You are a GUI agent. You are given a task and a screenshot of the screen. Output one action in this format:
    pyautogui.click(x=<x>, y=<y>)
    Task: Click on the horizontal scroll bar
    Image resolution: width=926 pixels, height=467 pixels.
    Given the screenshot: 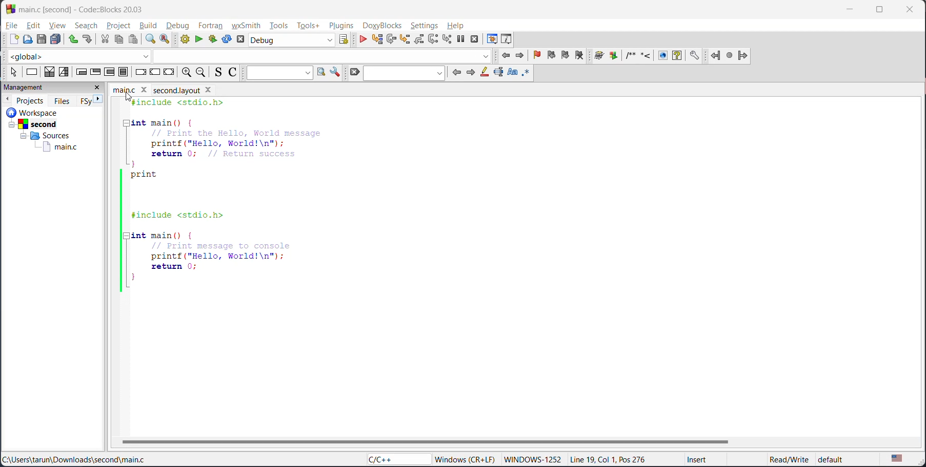 What is the action you would take?
    pyautogui.click(x=424, y=441)
    